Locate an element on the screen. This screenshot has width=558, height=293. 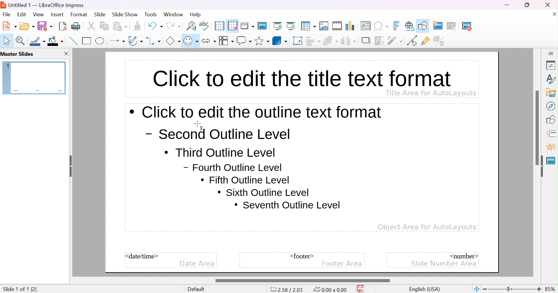
slide show is located at coordinates (125, 14).